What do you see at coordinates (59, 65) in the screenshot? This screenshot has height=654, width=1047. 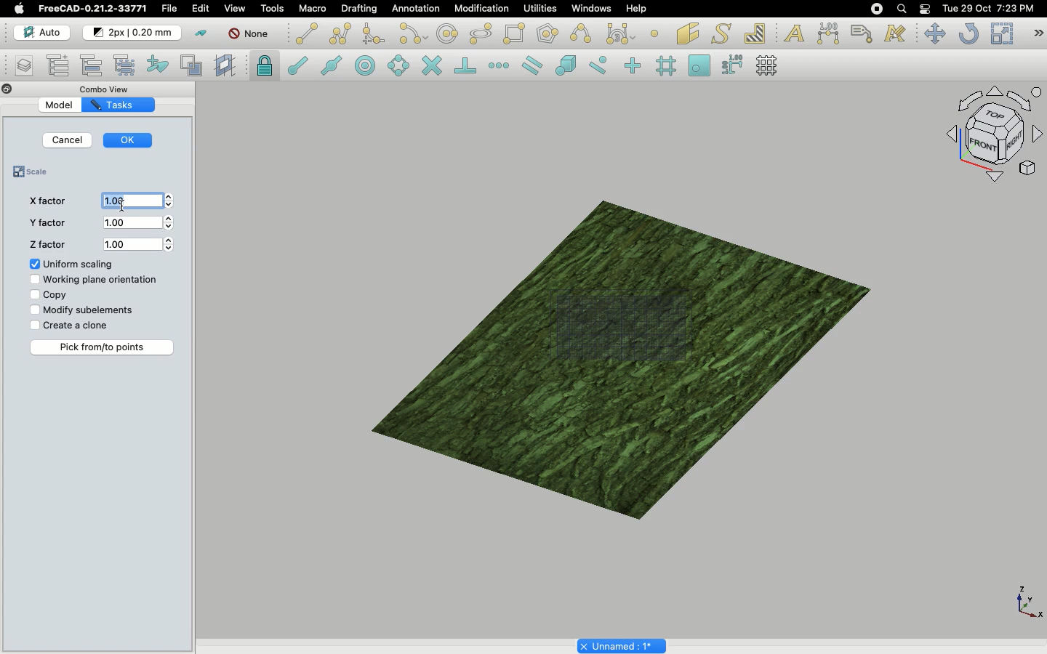 I see `Add new named group` at bounding box center [59, 65].